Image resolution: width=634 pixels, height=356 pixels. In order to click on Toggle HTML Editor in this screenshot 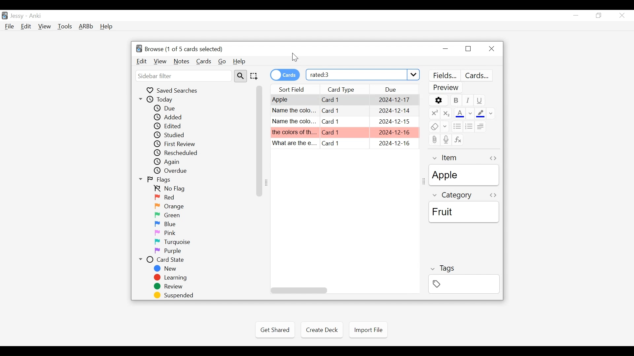, I will do `click(493, 195)`.